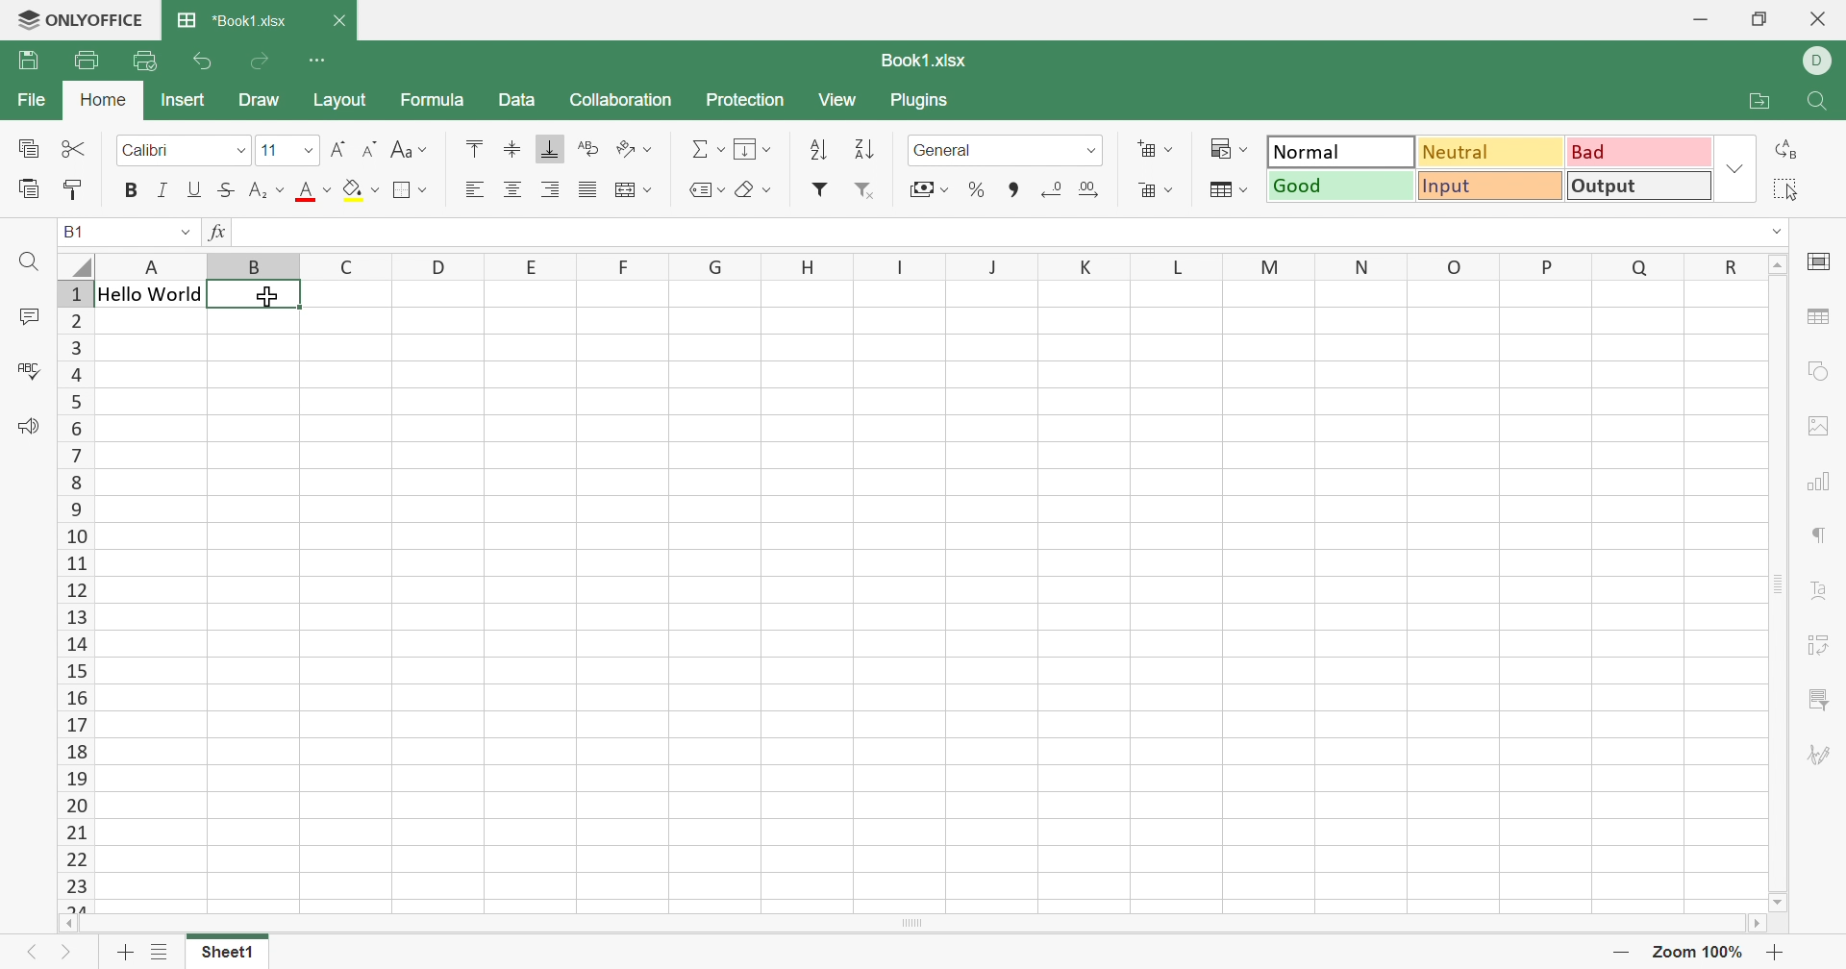  Describe the element at coordinates (341, 100) in the screenshot. I see `Layout` at that location.